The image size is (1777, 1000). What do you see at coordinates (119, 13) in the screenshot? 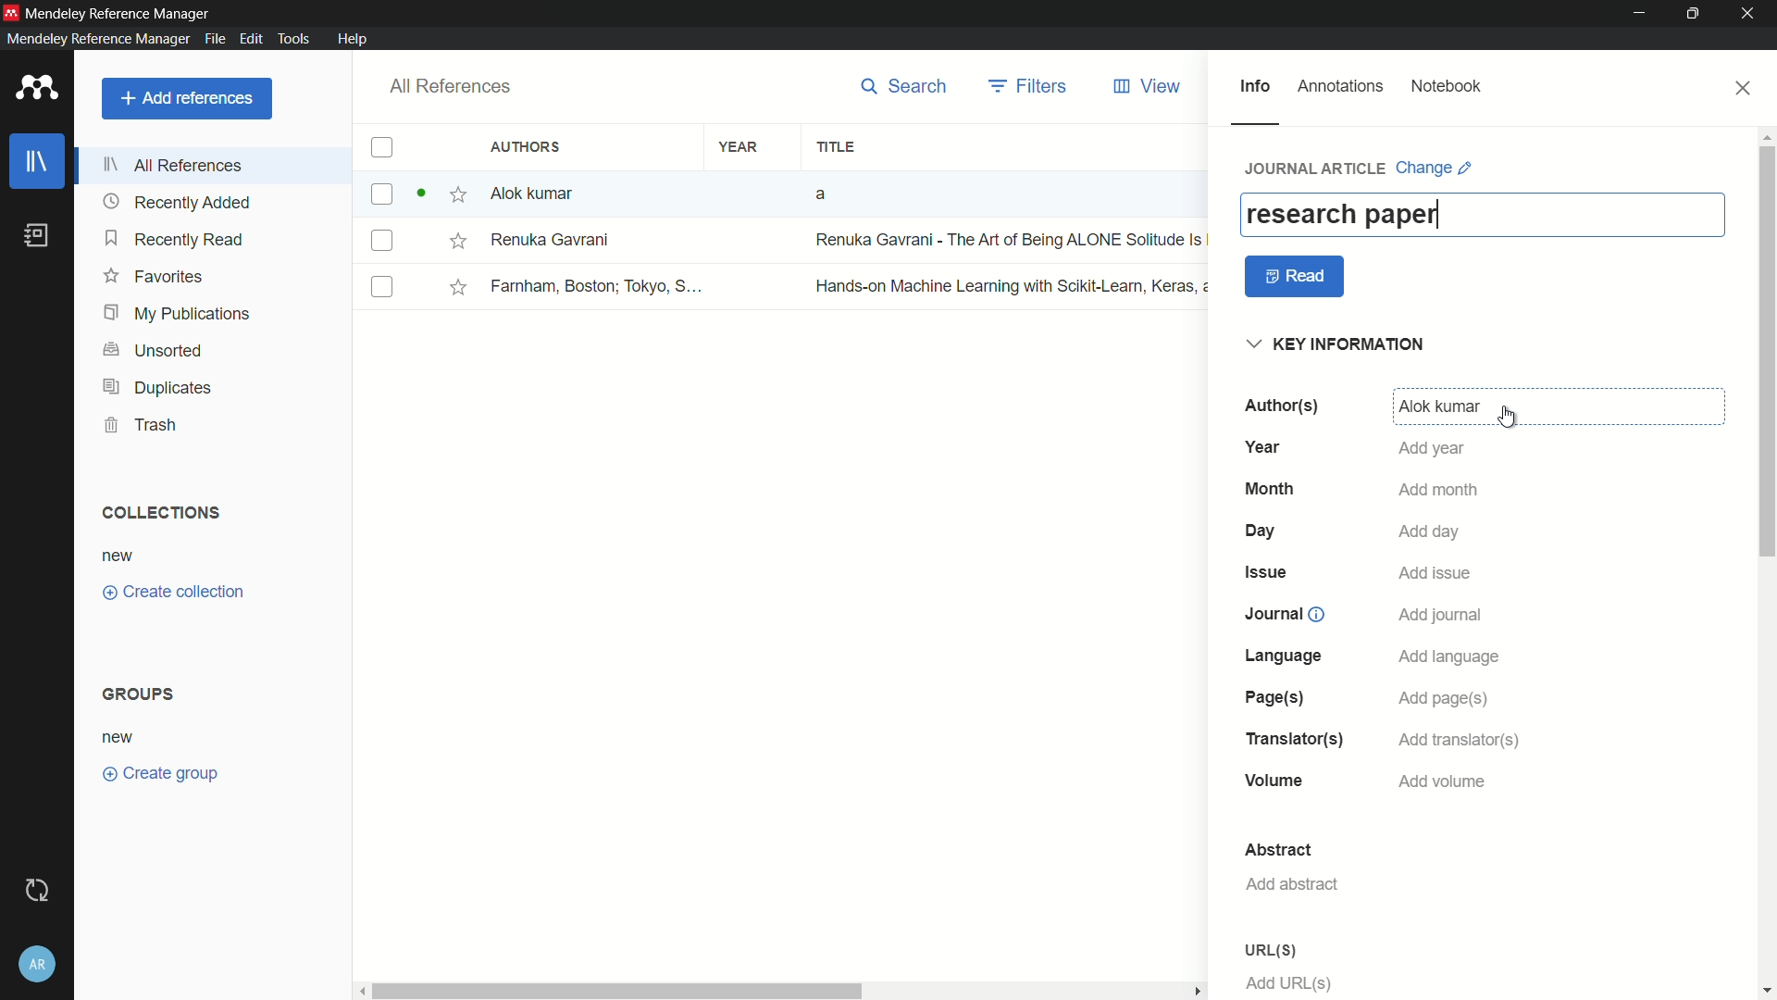
I see `app name` at bounding box center [119, 13].